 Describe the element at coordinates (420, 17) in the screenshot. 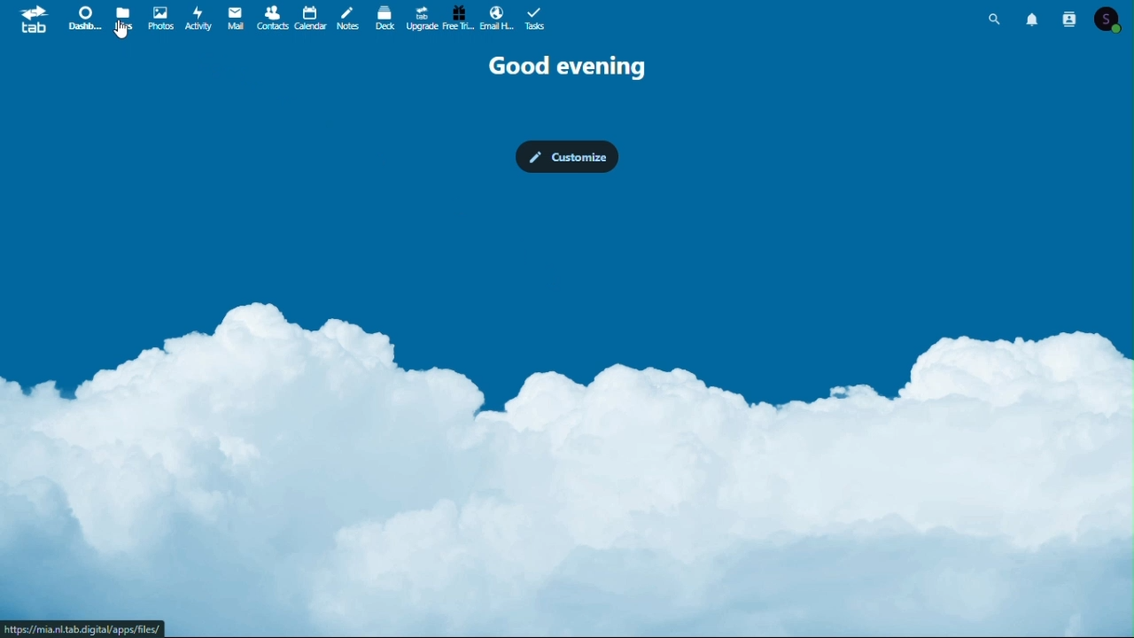

I see `upgrade` at that location.